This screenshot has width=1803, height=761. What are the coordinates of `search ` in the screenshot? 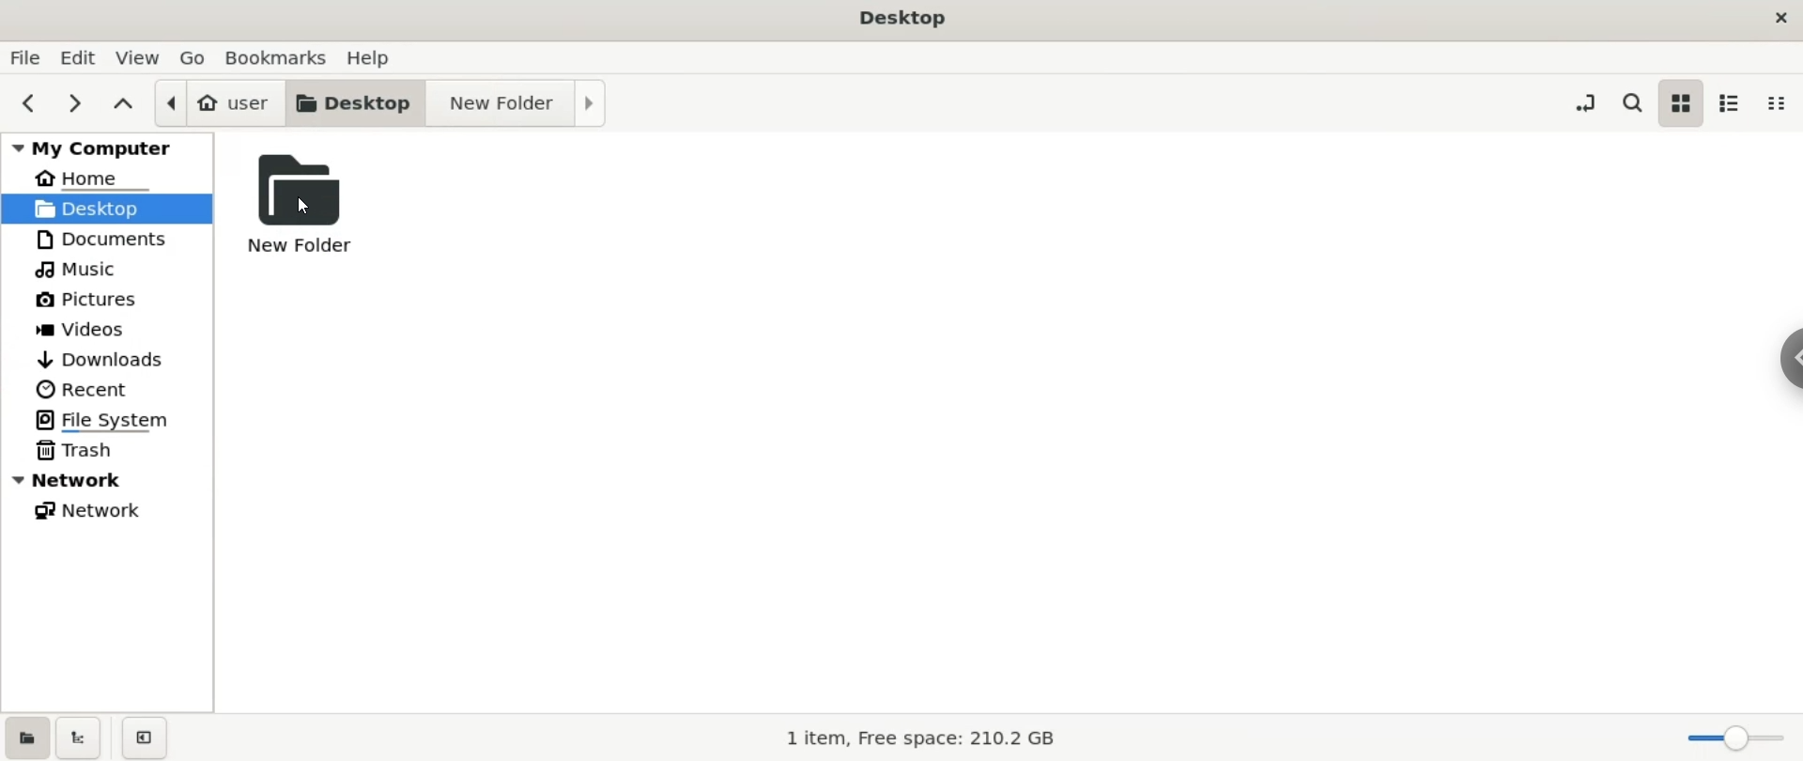 It's located at (1631, 102).